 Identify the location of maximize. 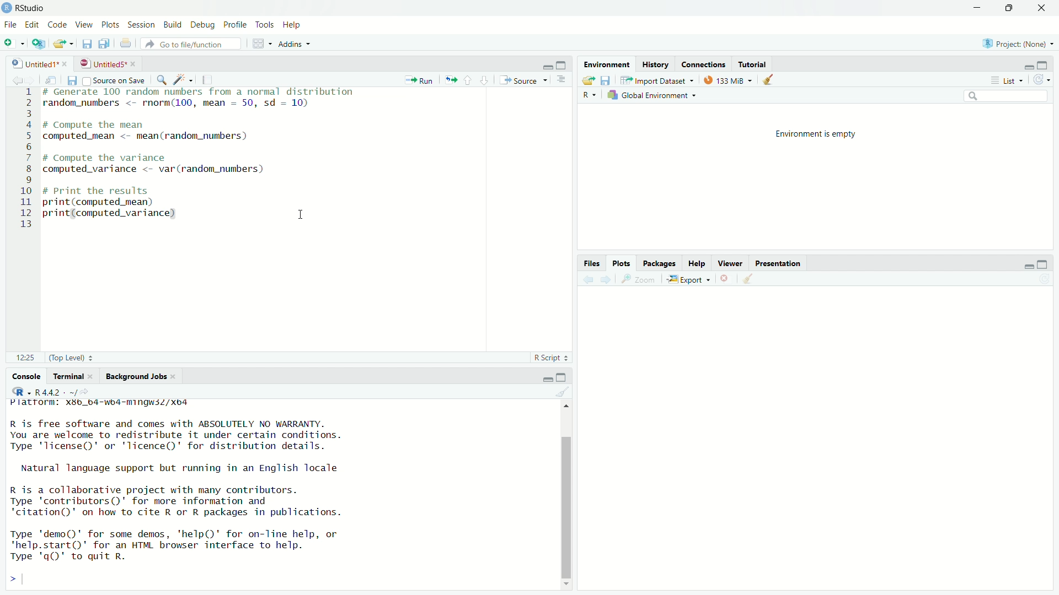
(564, 375).